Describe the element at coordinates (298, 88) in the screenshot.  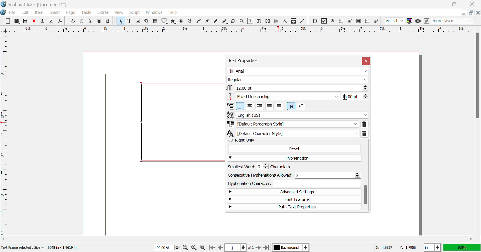
I see `12.00 pt` at that location.